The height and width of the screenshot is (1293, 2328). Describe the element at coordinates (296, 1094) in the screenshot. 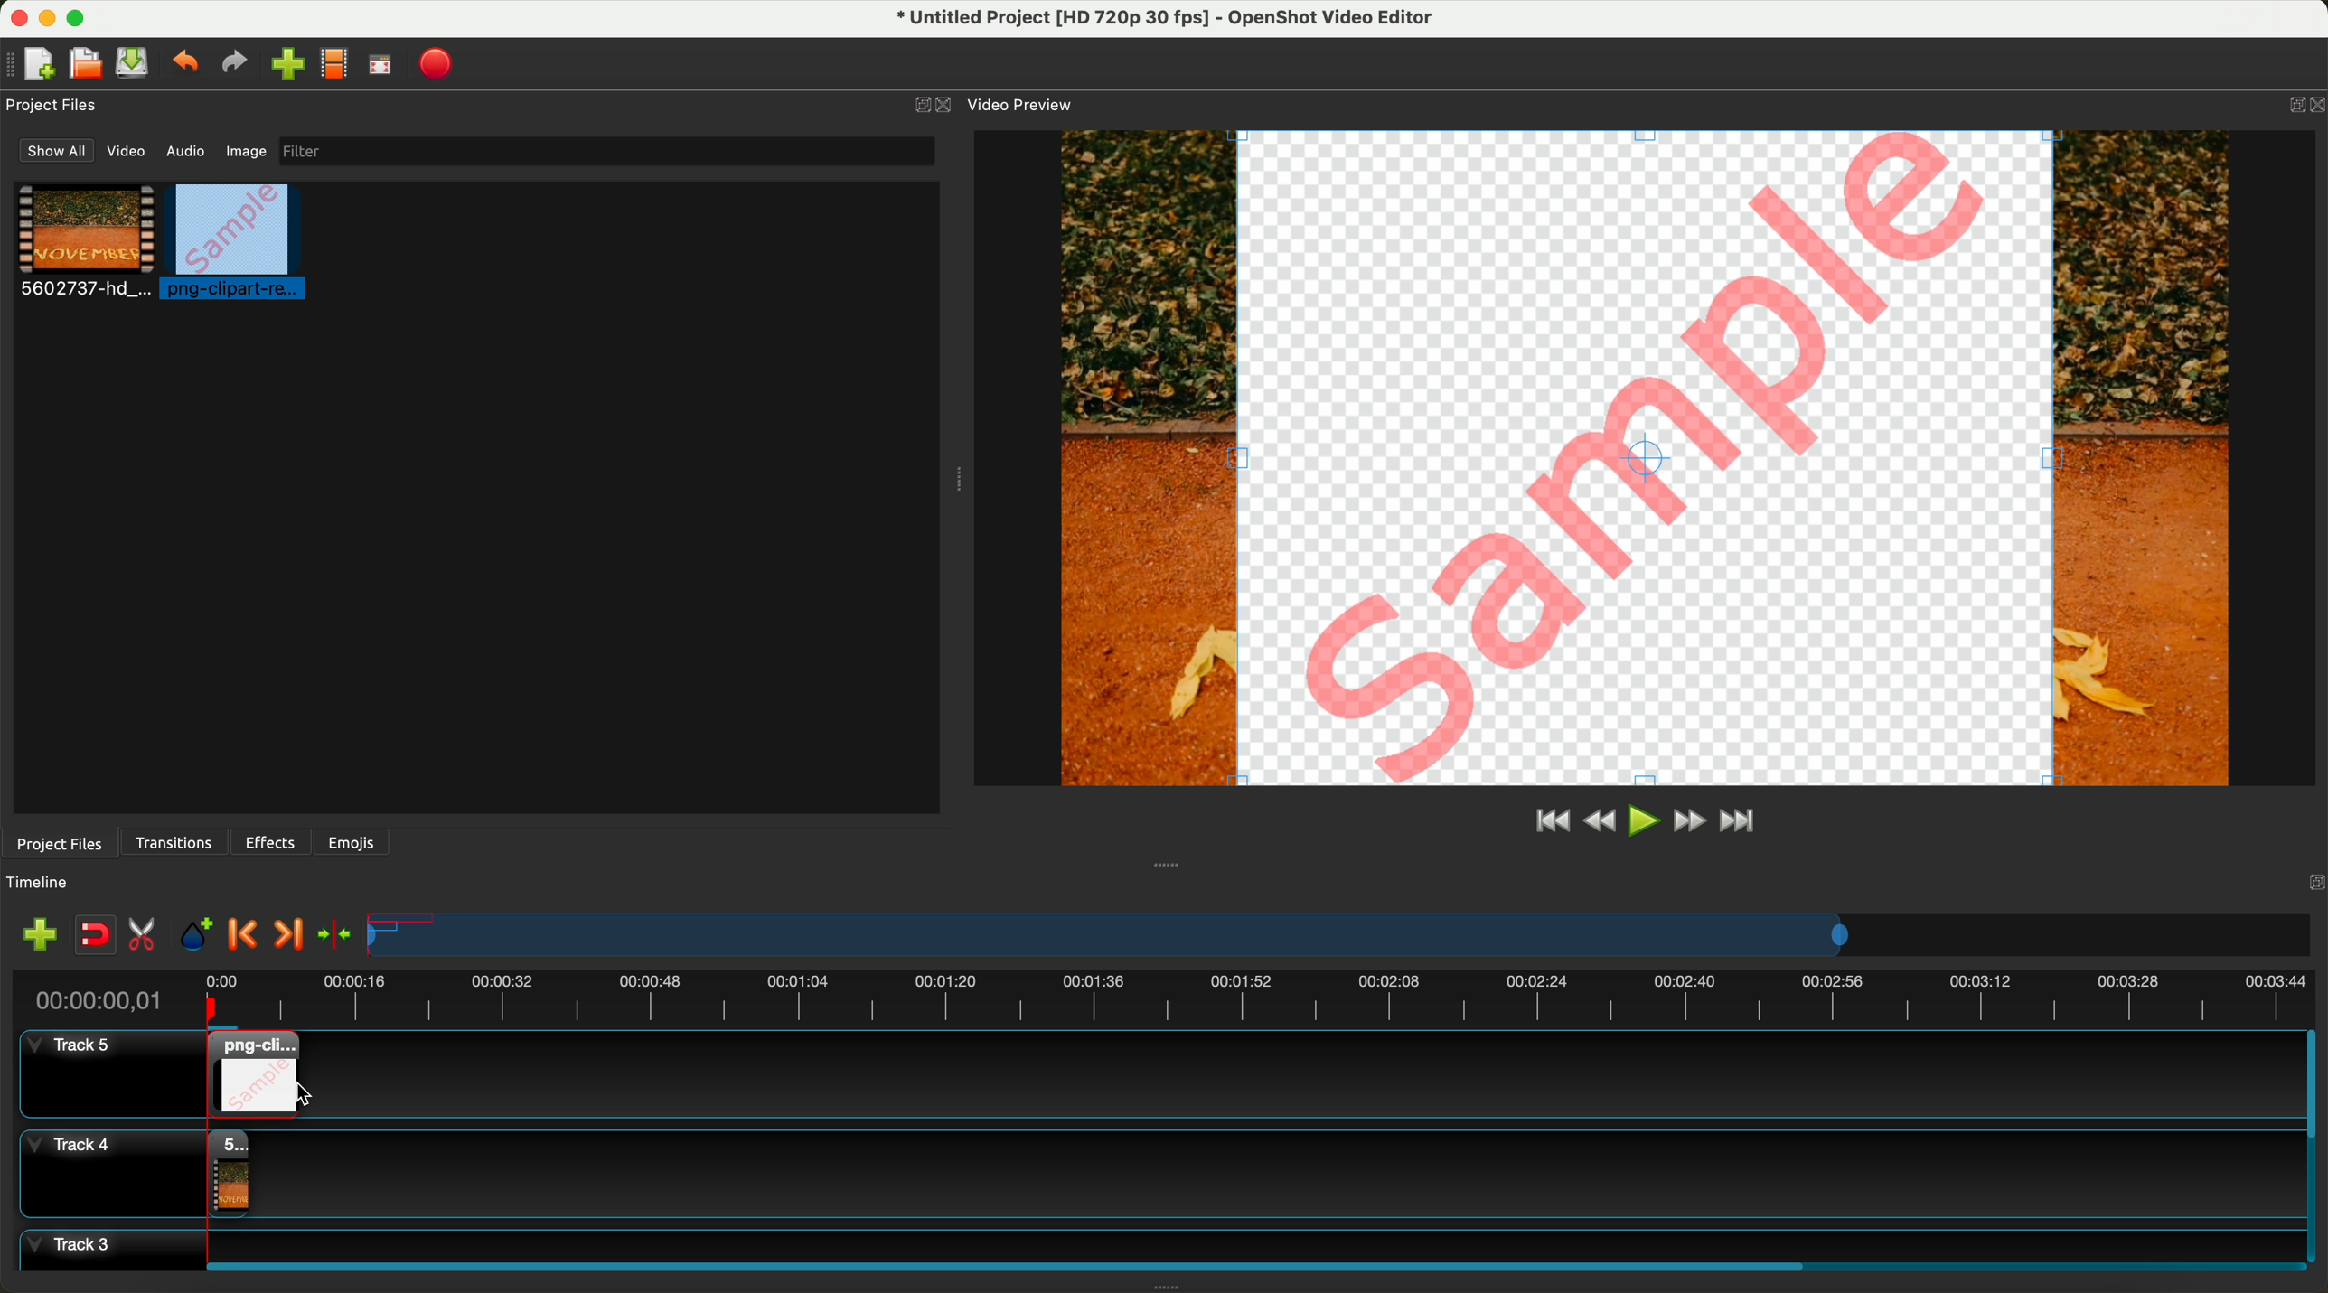

I see `click for drag to action` at that location.